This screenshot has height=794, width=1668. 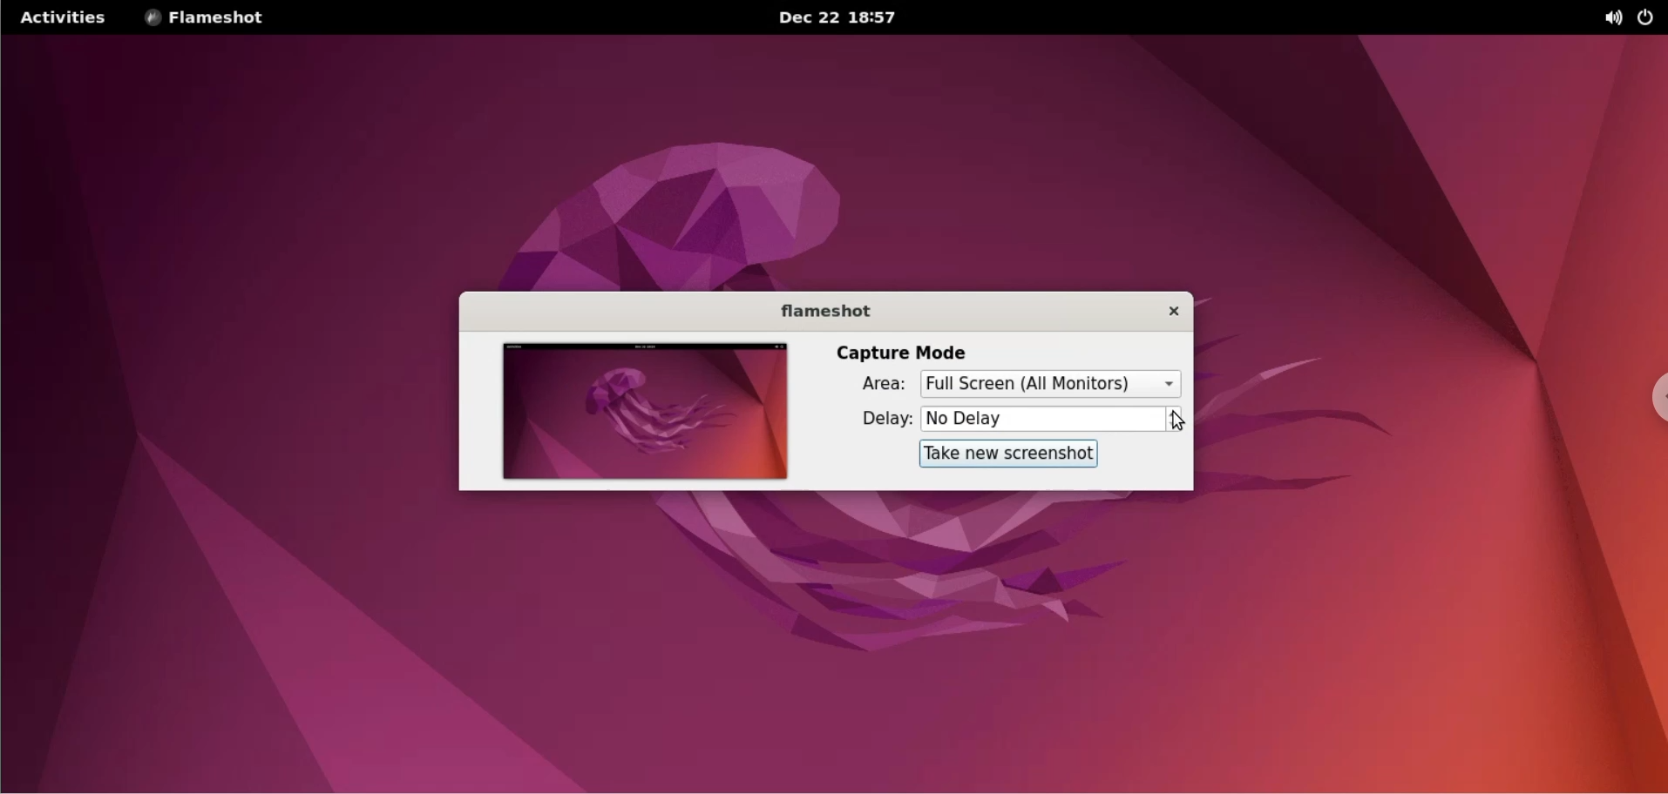 What do you see at coordinates (1053, 383) in the screenshot?
I see `selected area option` at bounding box center [1053, 383].